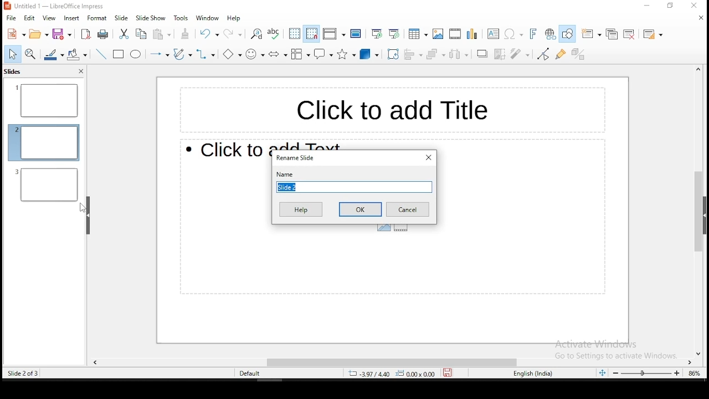 This screenshot has width=709, height=399. I want to click on slide 2 (current slide), so click(44, 141).